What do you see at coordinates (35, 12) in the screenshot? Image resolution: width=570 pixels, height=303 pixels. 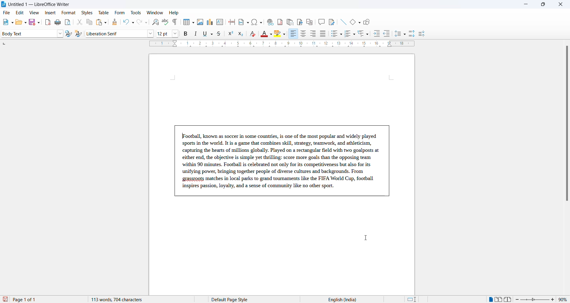 I see `view` at bounding box center [35, 12].